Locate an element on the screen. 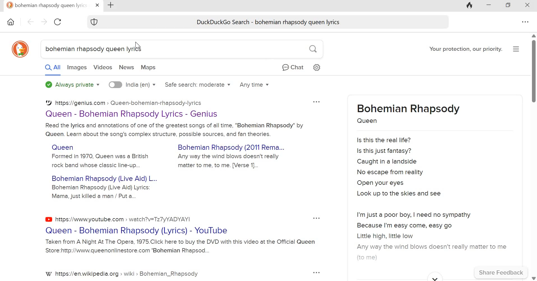 This screenshot has height=281, width=537. Maps is located at coordinates (148, 67).